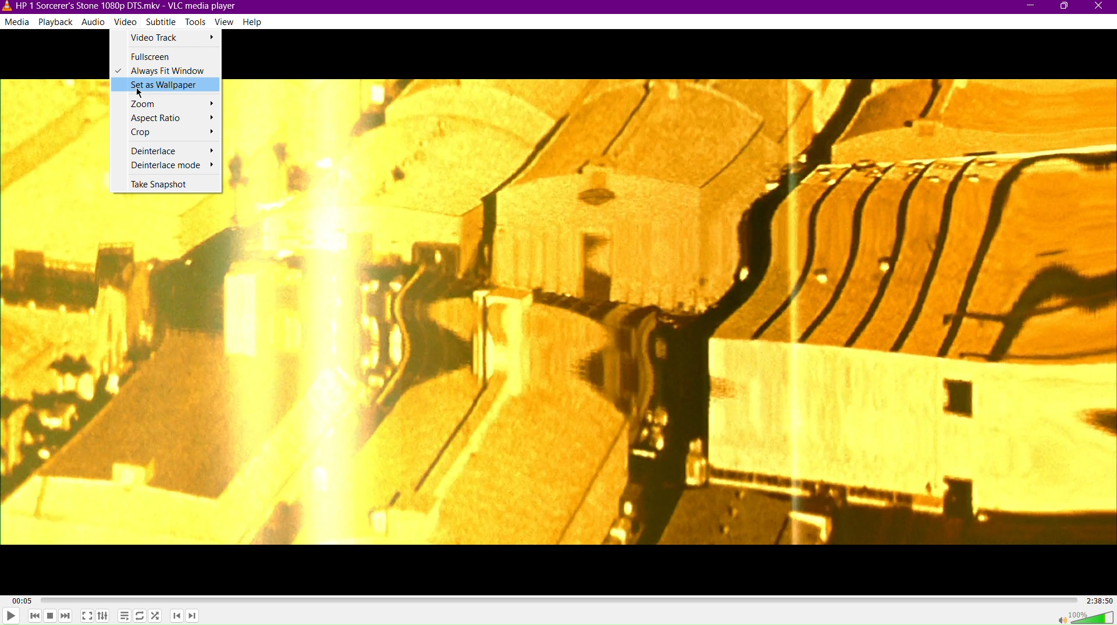  What do you see at coordinates (104, 617) in the screenshot?
I see `Controls` at bounding box center [104, 617].